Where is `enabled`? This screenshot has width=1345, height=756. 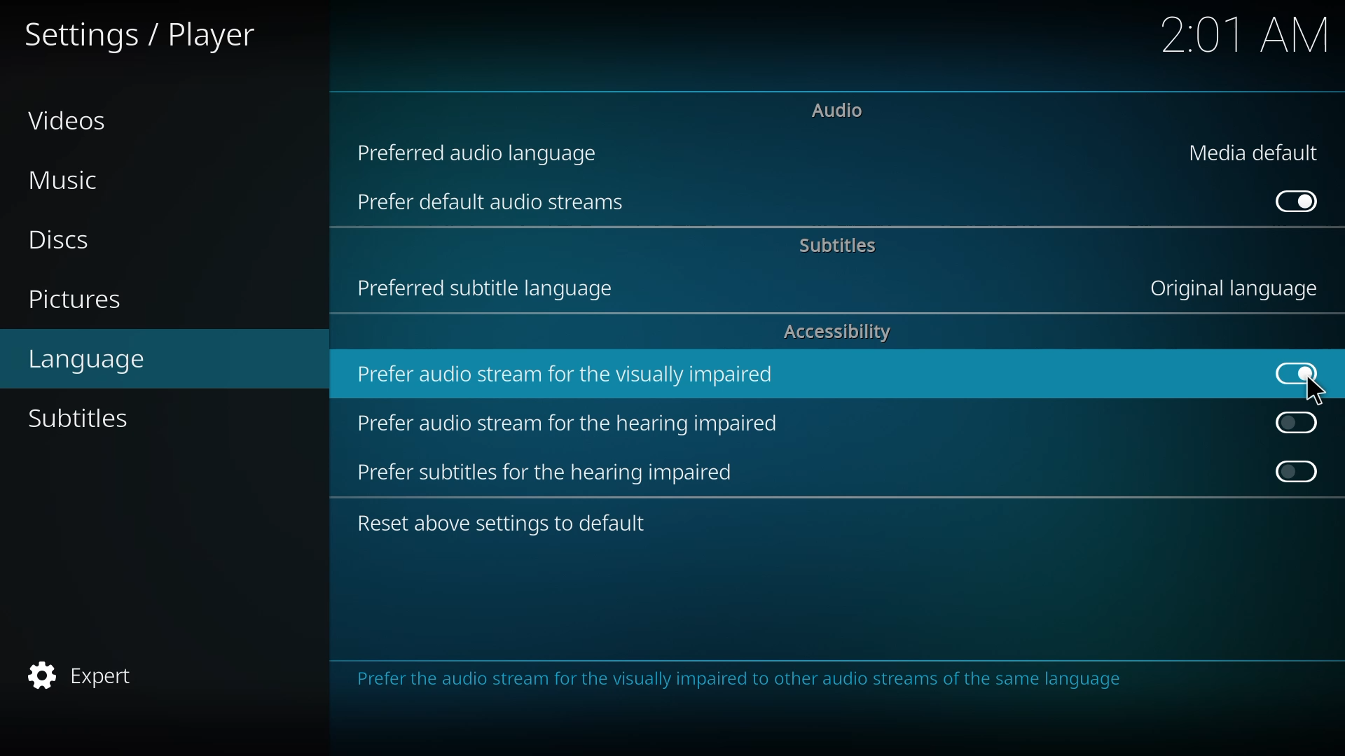
enabled is located at coordinates (1296, 202).